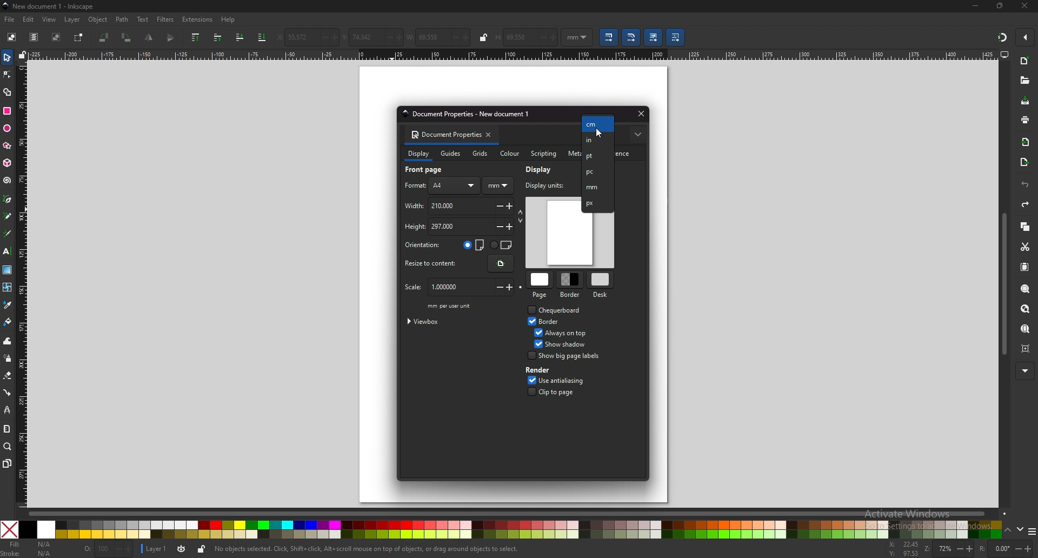 The height and width of the screenshot is (558, 1038). What do you see at coordinates (512, 287) in the screenshot?
I see `+` at bounding box center [512, 287].